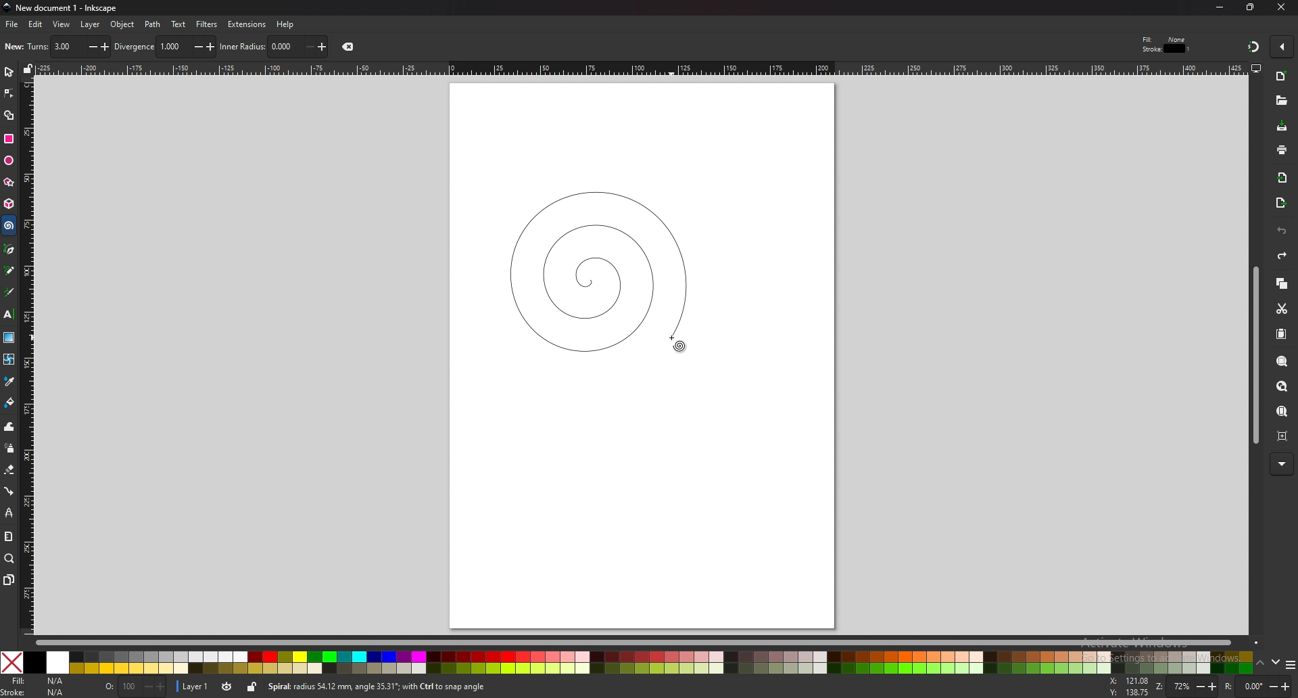 The image size is (1298, 698). I want to click on lock, so click(253, 689).